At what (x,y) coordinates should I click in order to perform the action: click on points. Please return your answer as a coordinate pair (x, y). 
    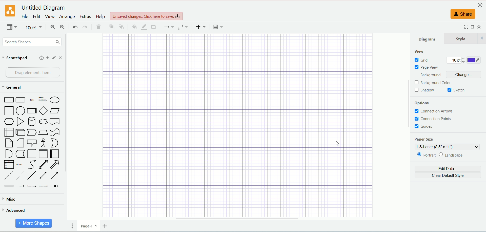
    Looking at the image, I should click on (455, 61).